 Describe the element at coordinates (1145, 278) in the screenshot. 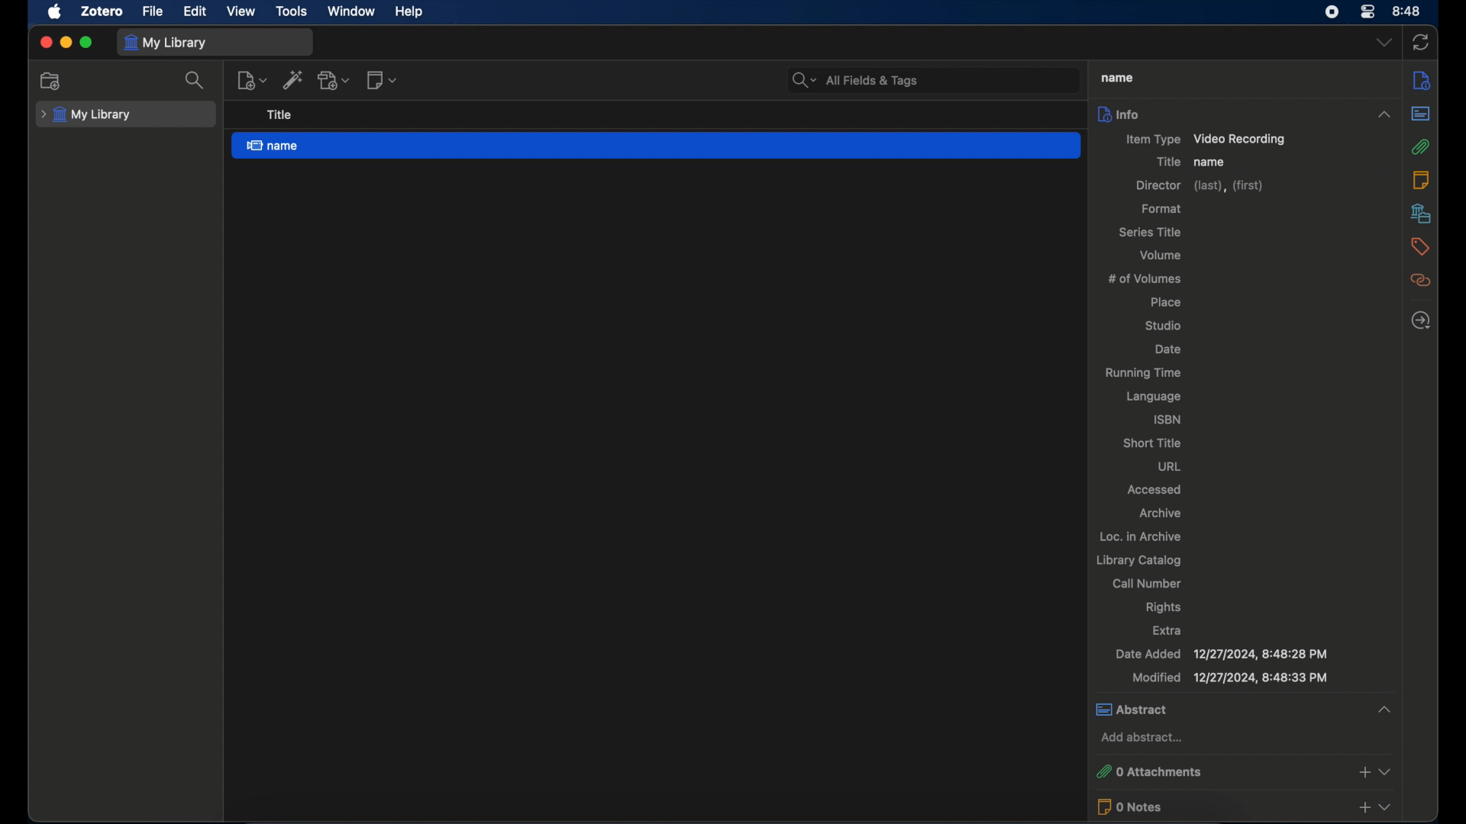

I see `no of volumes` at that location.